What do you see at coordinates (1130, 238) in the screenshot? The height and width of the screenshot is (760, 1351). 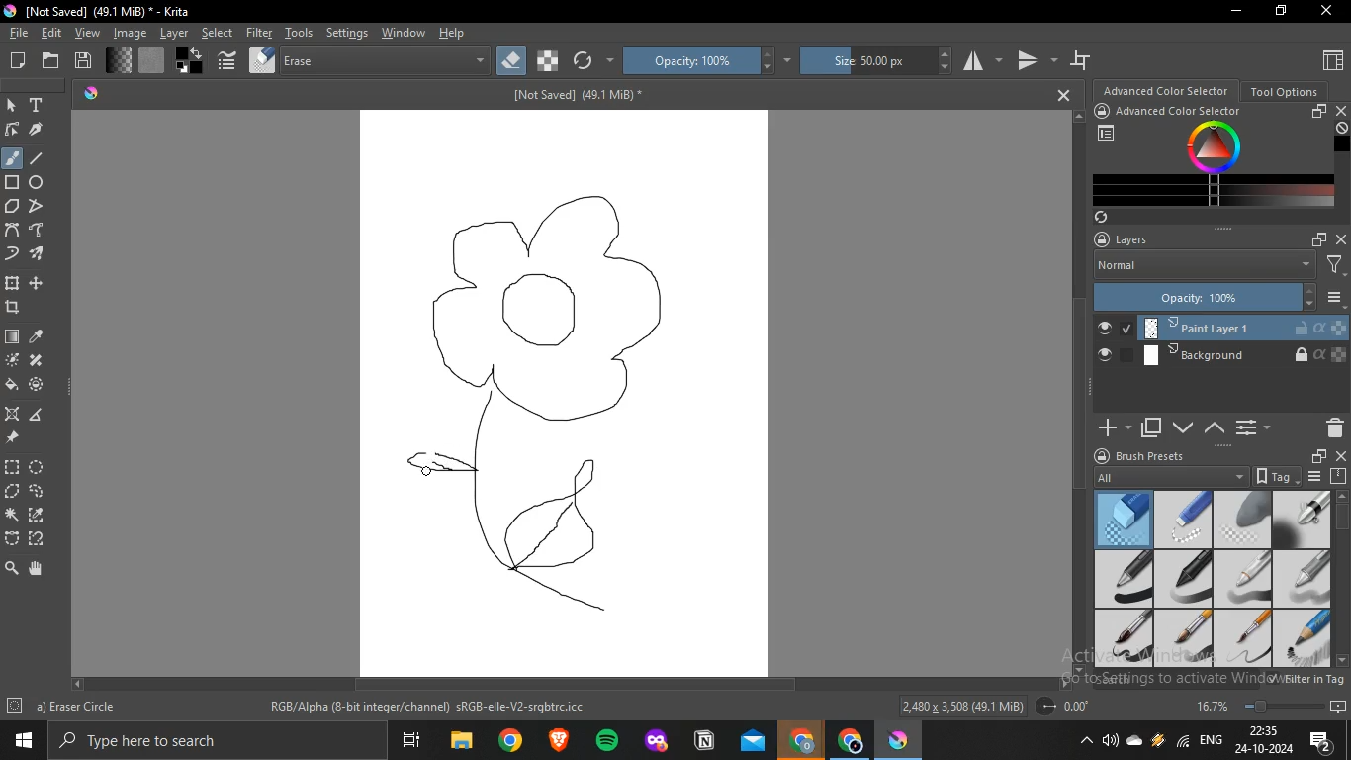 I see `layers` at bounding box center [1130, 238].